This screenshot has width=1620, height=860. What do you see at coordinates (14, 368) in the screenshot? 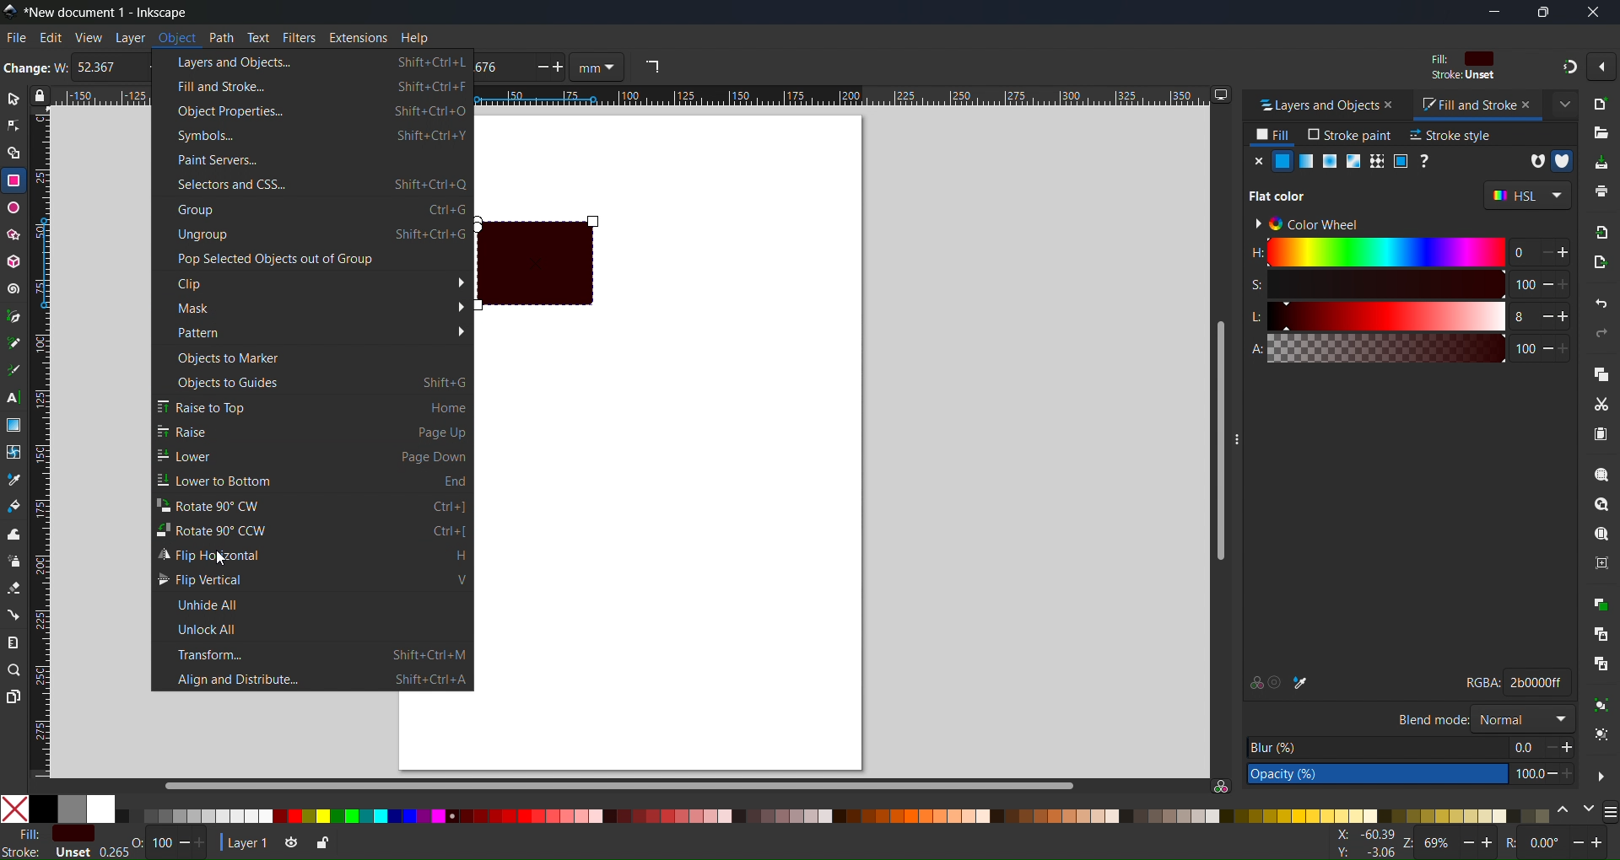
I see `Calligraphy tool` at bounding box center [14, 368].